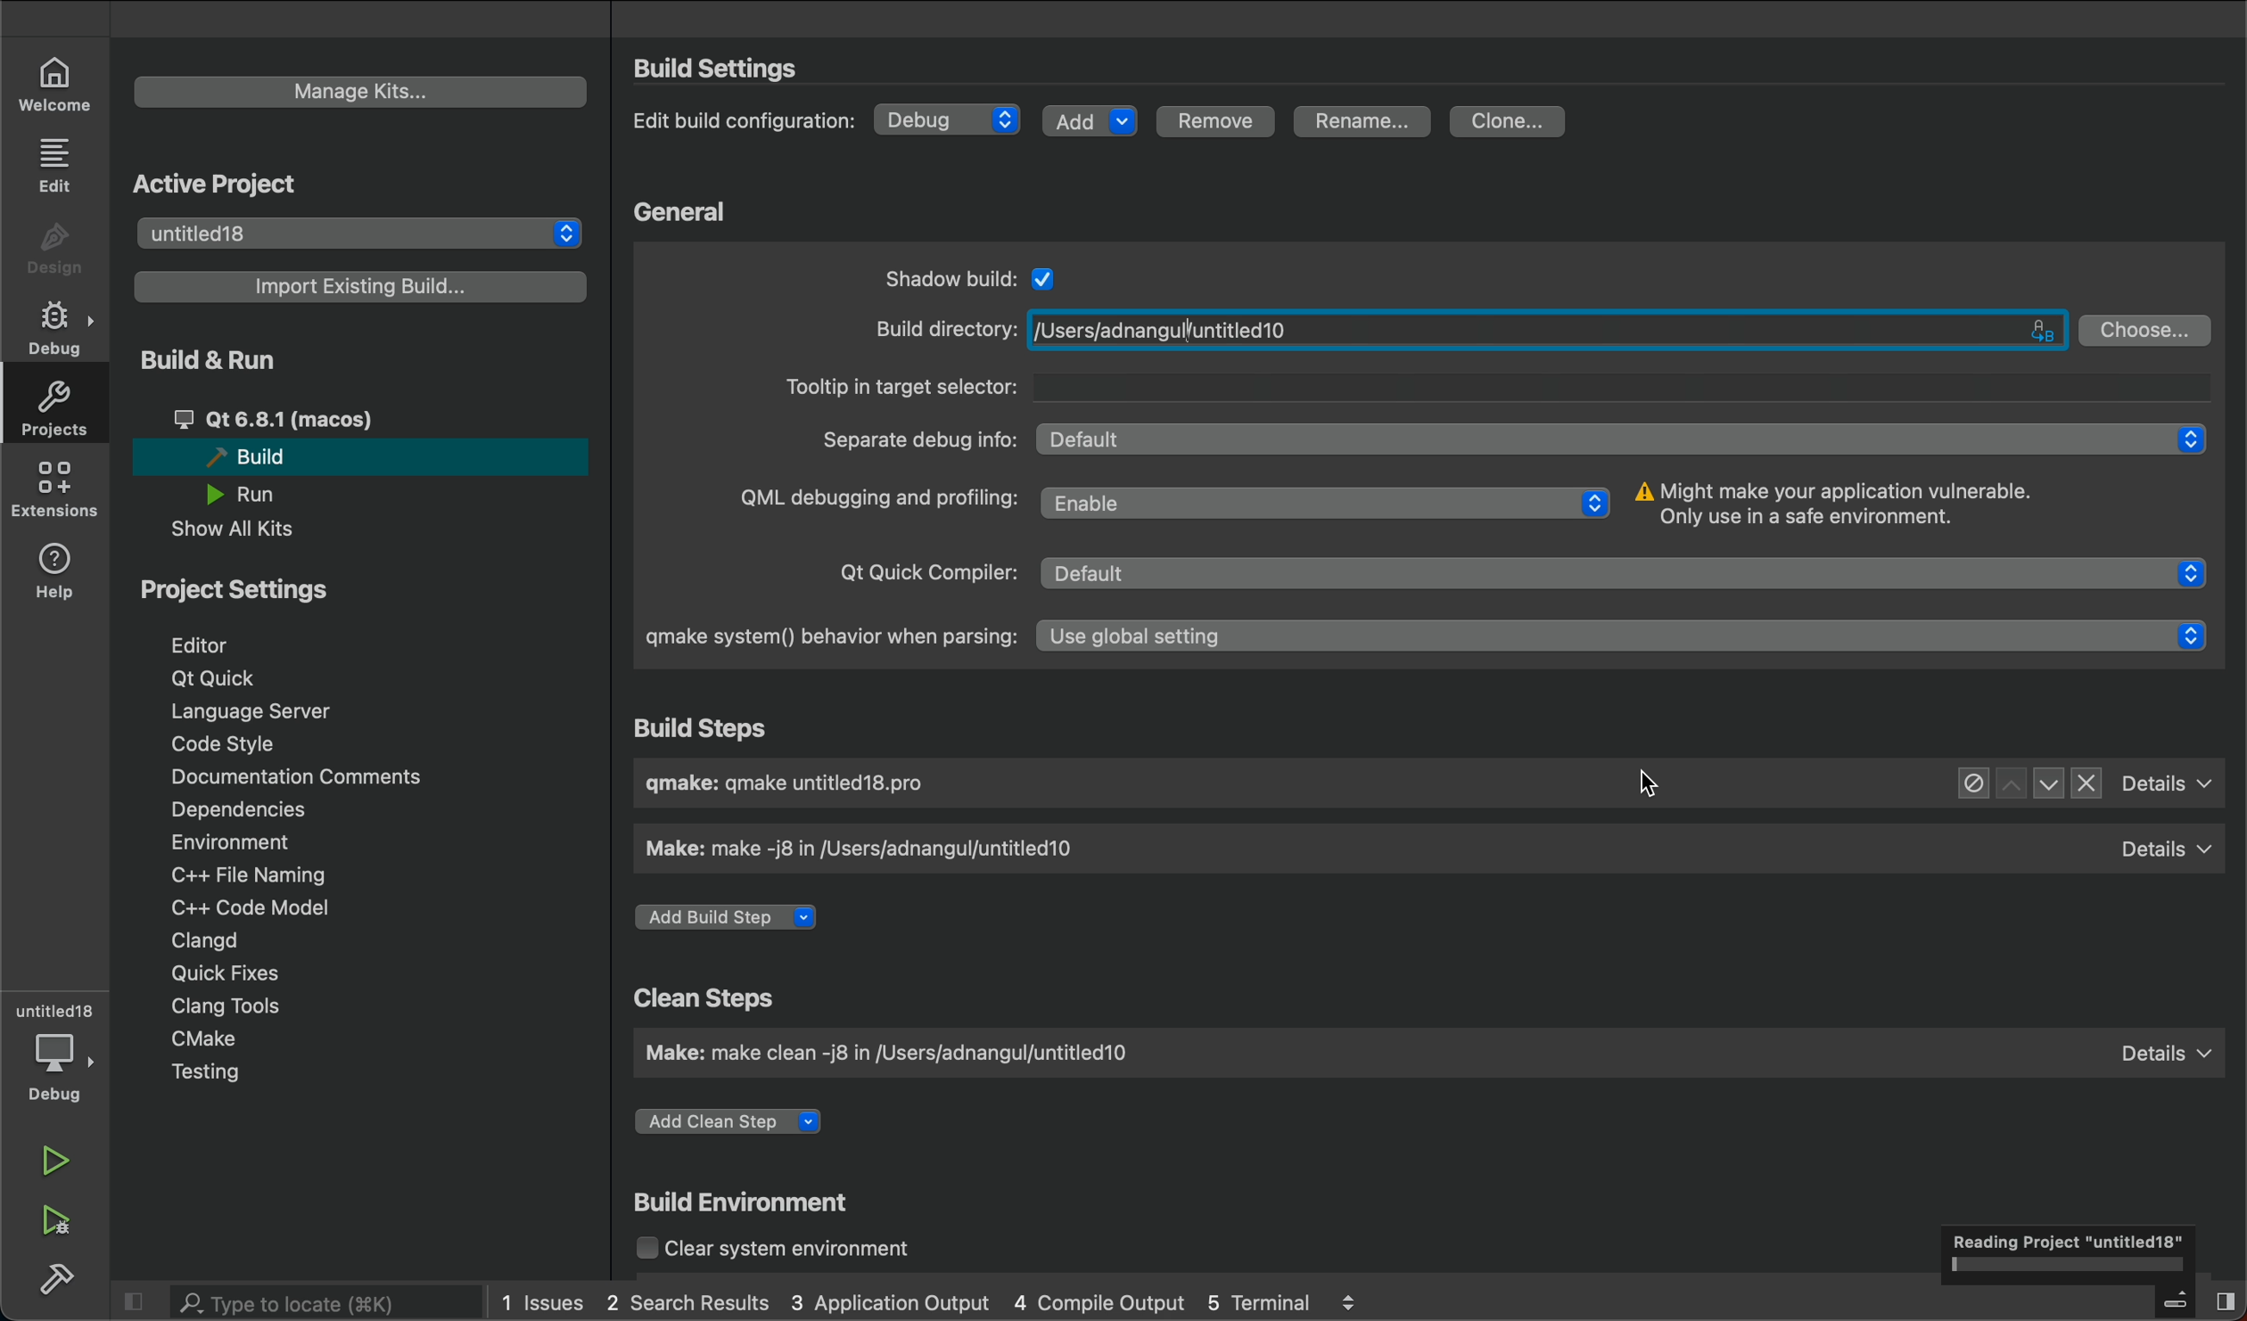 Image resolution: width=2247 pixels, height=1321 pixels. Describe the element at coordinates (1223, 120) in the screenshot. I see `Remove` at that location.